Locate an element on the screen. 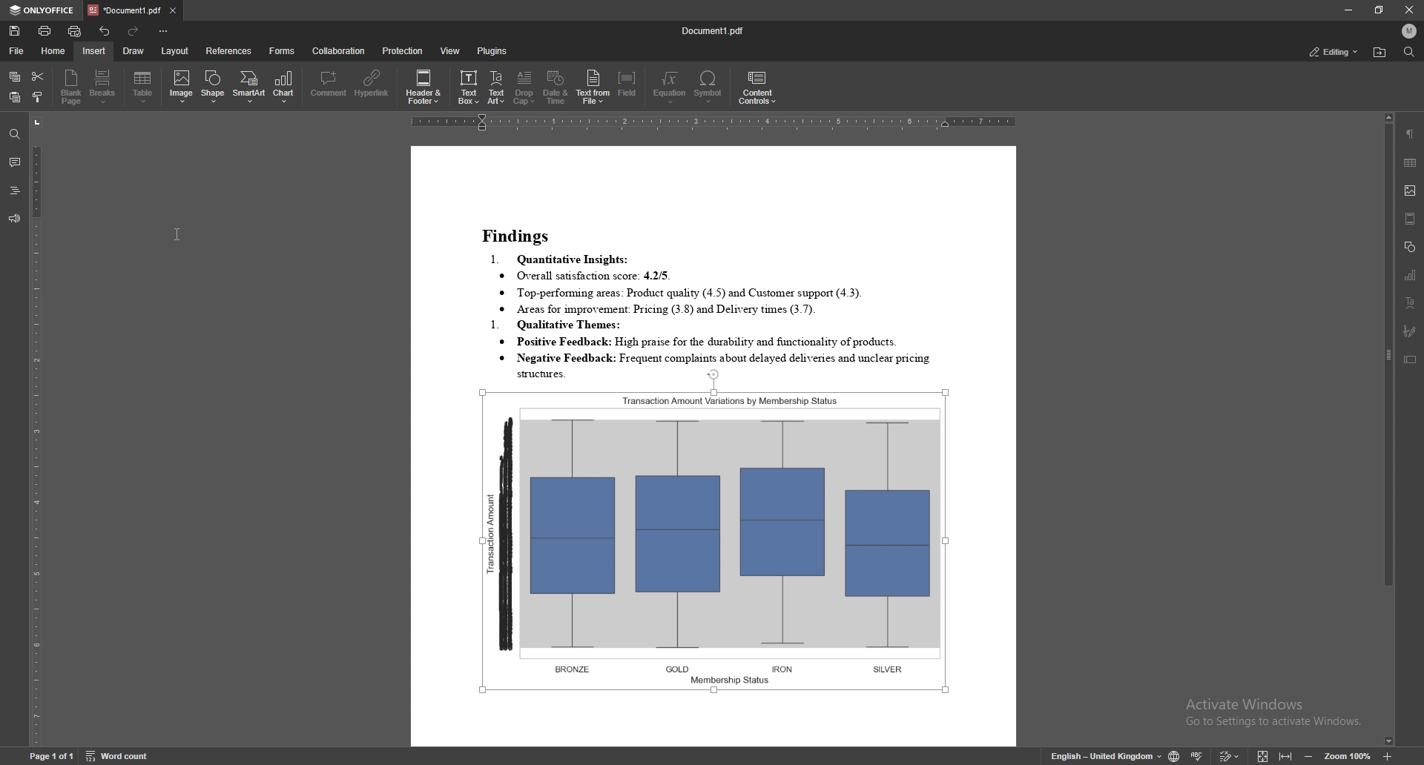 The image size is (1424, 765). text art is located at coordinates (497, 88).